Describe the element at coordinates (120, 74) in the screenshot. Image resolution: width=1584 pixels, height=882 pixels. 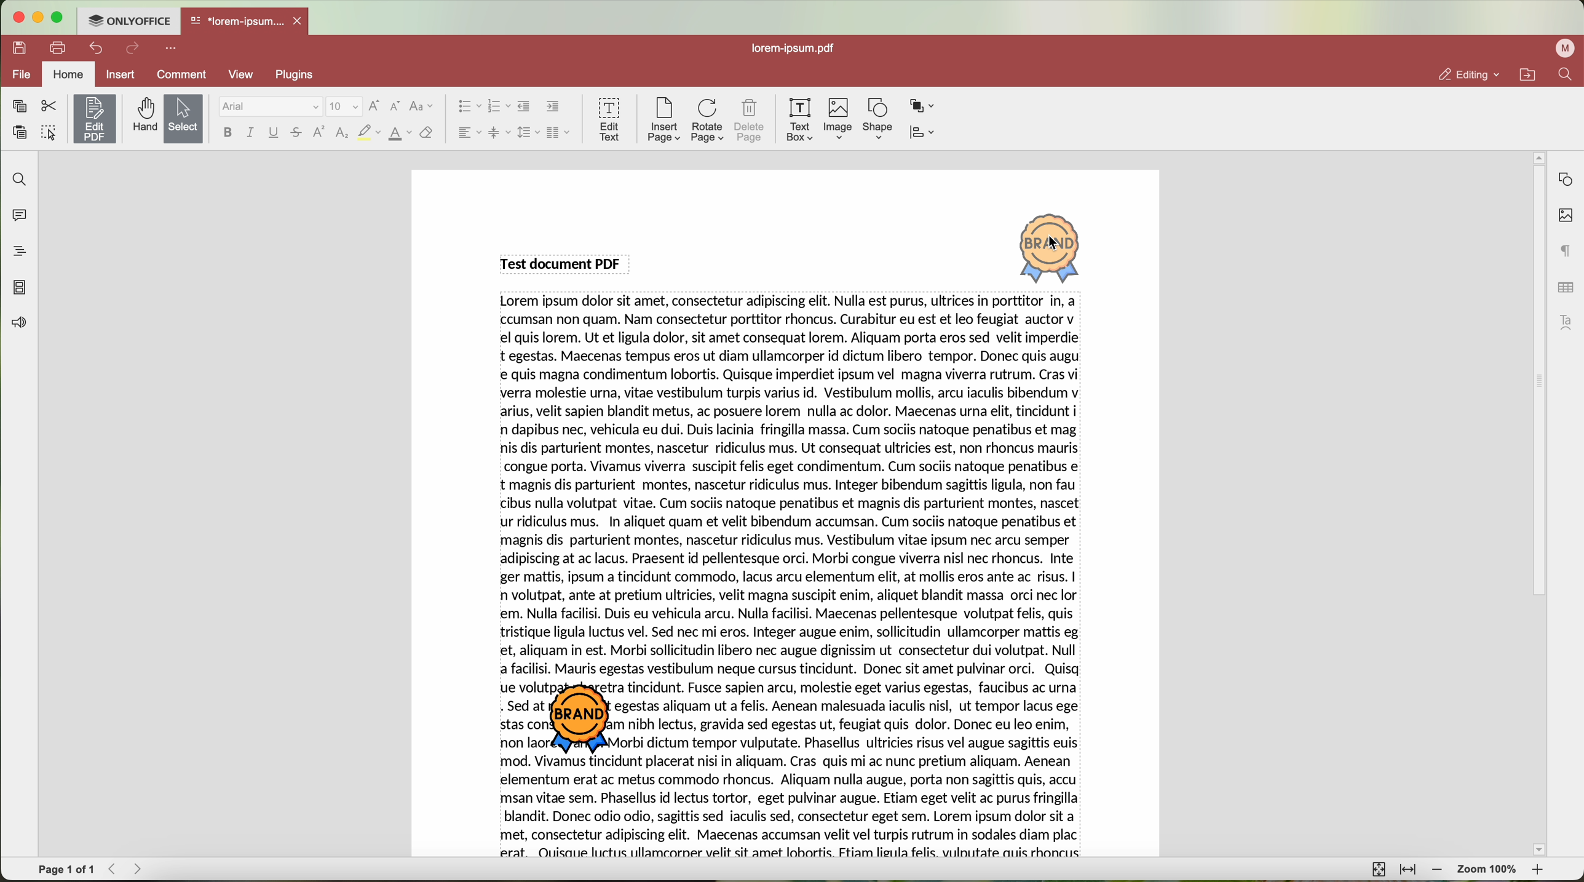
I see `insert` at that location.